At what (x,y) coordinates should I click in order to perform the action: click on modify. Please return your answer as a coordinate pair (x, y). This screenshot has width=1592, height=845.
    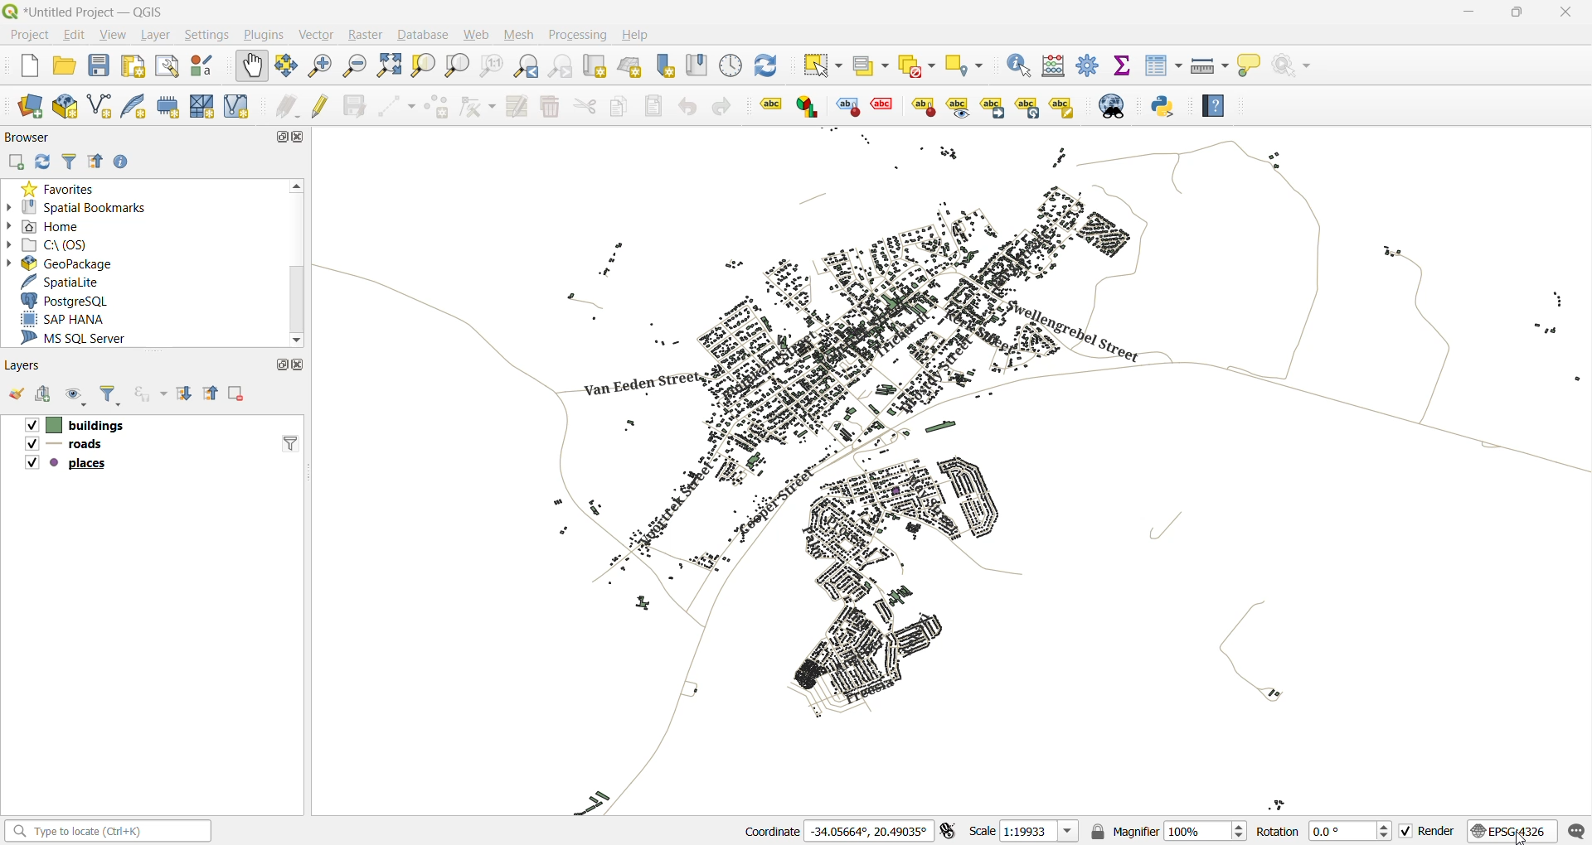
    Looking at the image, I should click on (516, 107).